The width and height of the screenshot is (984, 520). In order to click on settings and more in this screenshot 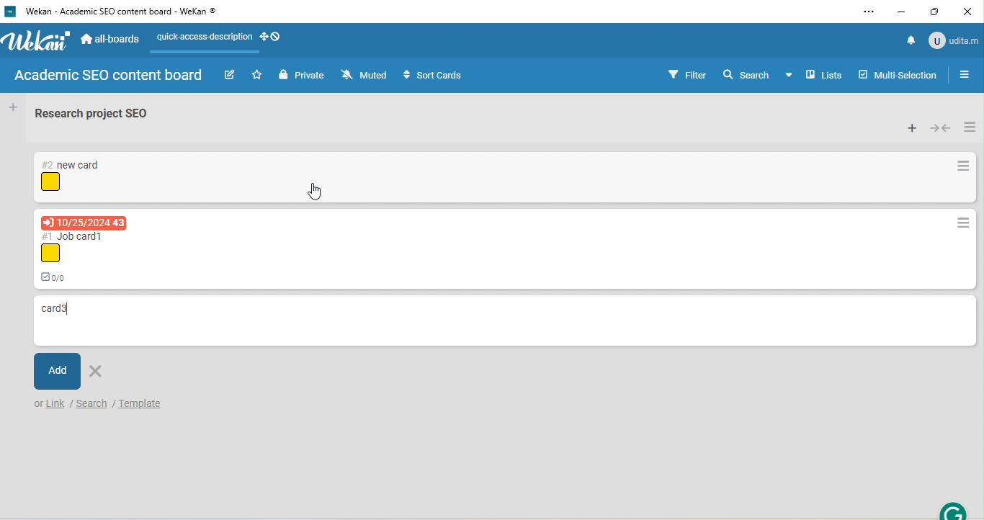, I will do `click(868, 12)`.